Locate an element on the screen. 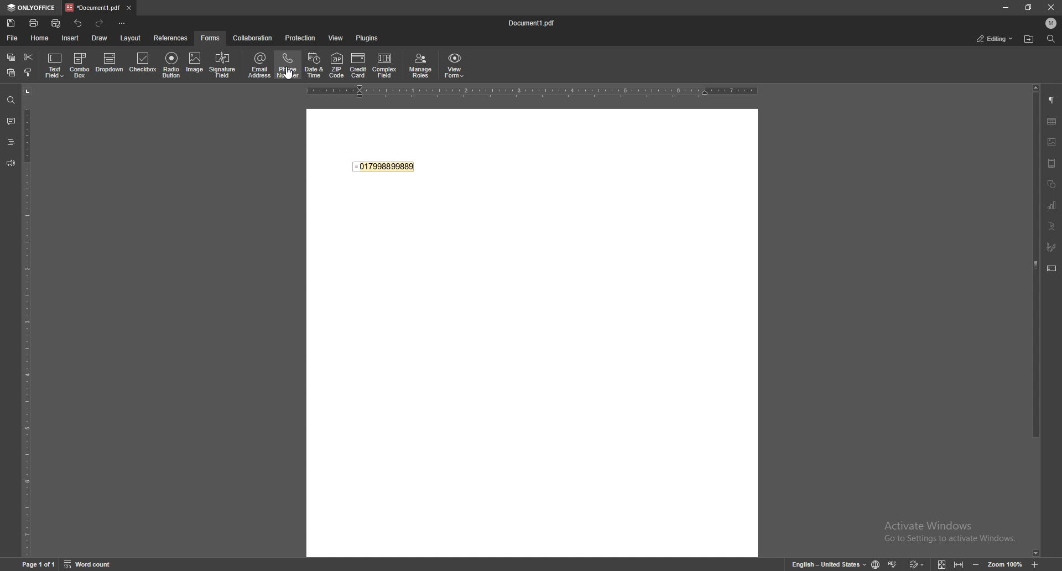 This screenshot has height=571, width=1062. Activate Windows
Go to Settings to activate Windows. is located at coordinates (952, 532).